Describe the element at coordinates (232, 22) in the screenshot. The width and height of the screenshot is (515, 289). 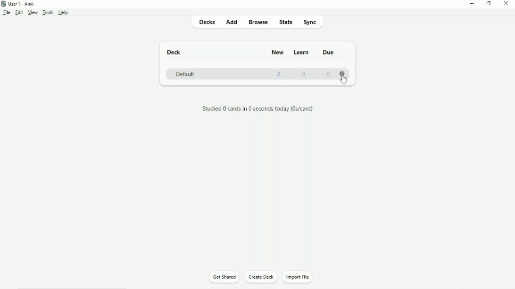
I see `Add` at that location.